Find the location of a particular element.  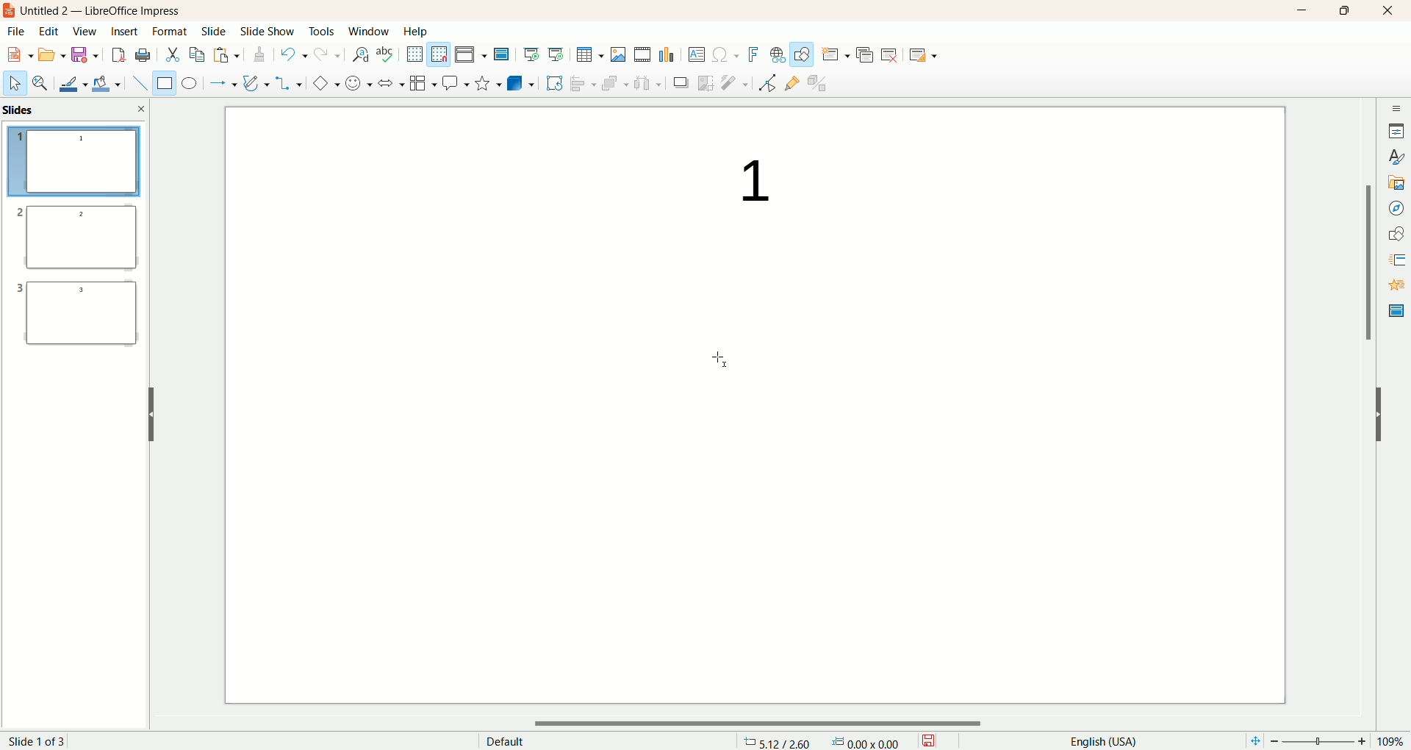

view is located at coordinates (82, 32).